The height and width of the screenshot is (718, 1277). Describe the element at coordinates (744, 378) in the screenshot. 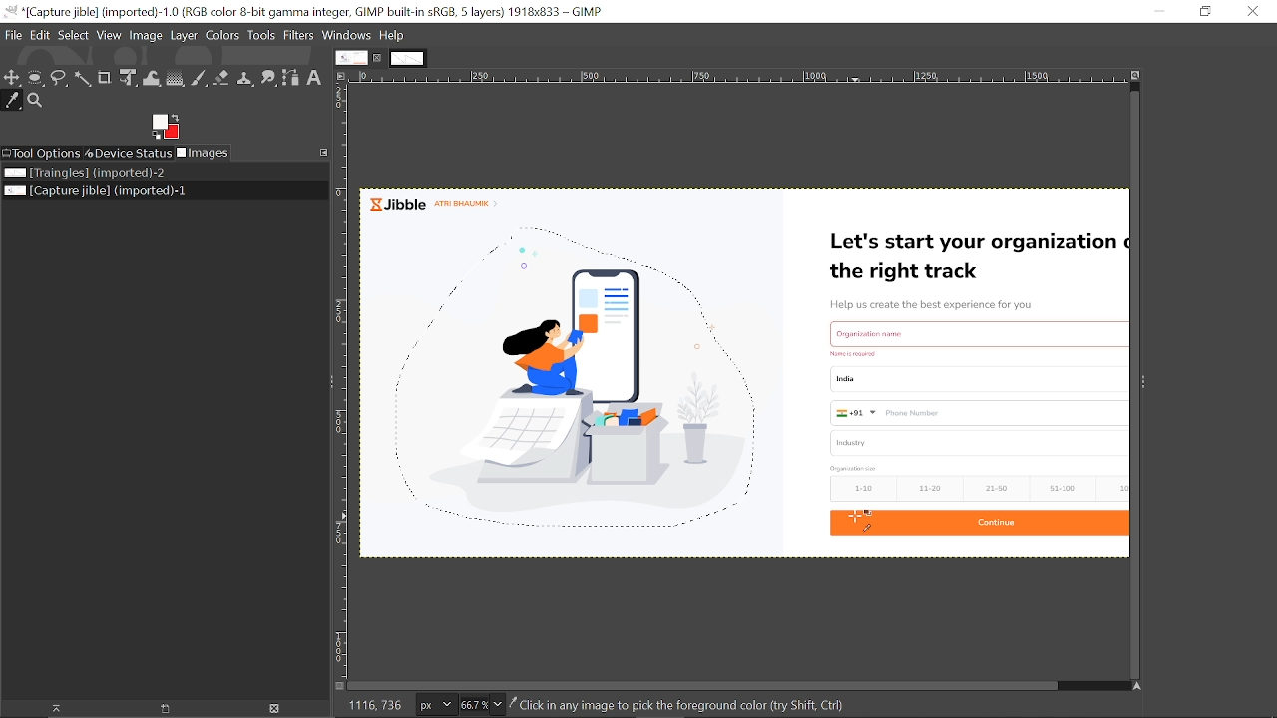

I see `Current image` at that location.